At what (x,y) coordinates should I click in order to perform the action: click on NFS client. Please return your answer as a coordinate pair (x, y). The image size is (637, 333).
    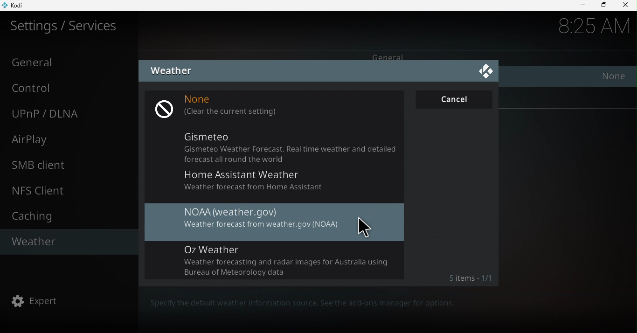
    Looking at the image, I should click on (68, 189).